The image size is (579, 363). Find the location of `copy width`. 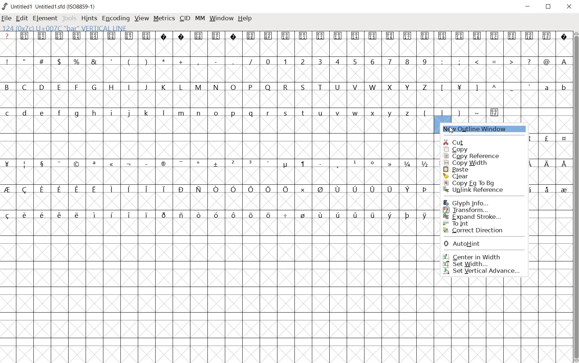

copy width is located at coordinates (466, 162).